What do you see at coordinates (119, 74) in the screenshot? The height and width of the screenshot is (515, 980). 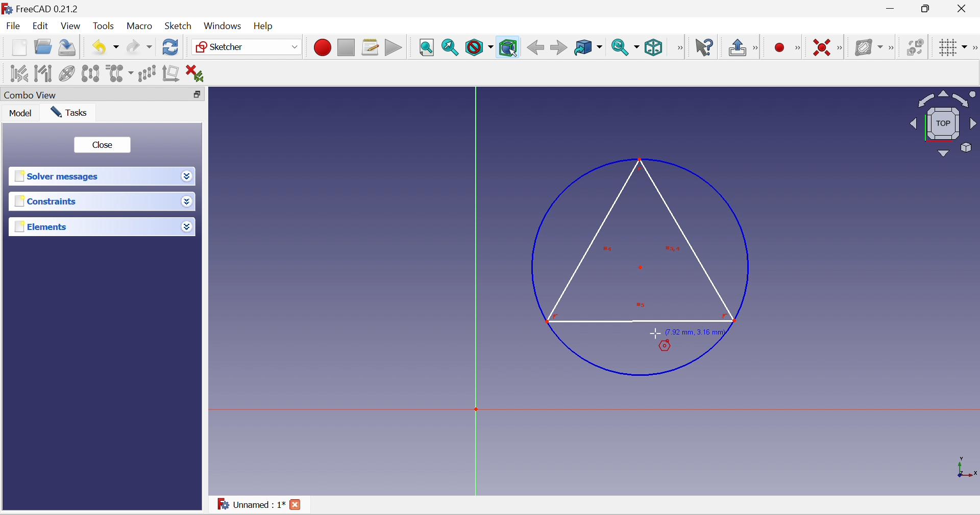 I see `Clone` at bounding box center [119, 74].